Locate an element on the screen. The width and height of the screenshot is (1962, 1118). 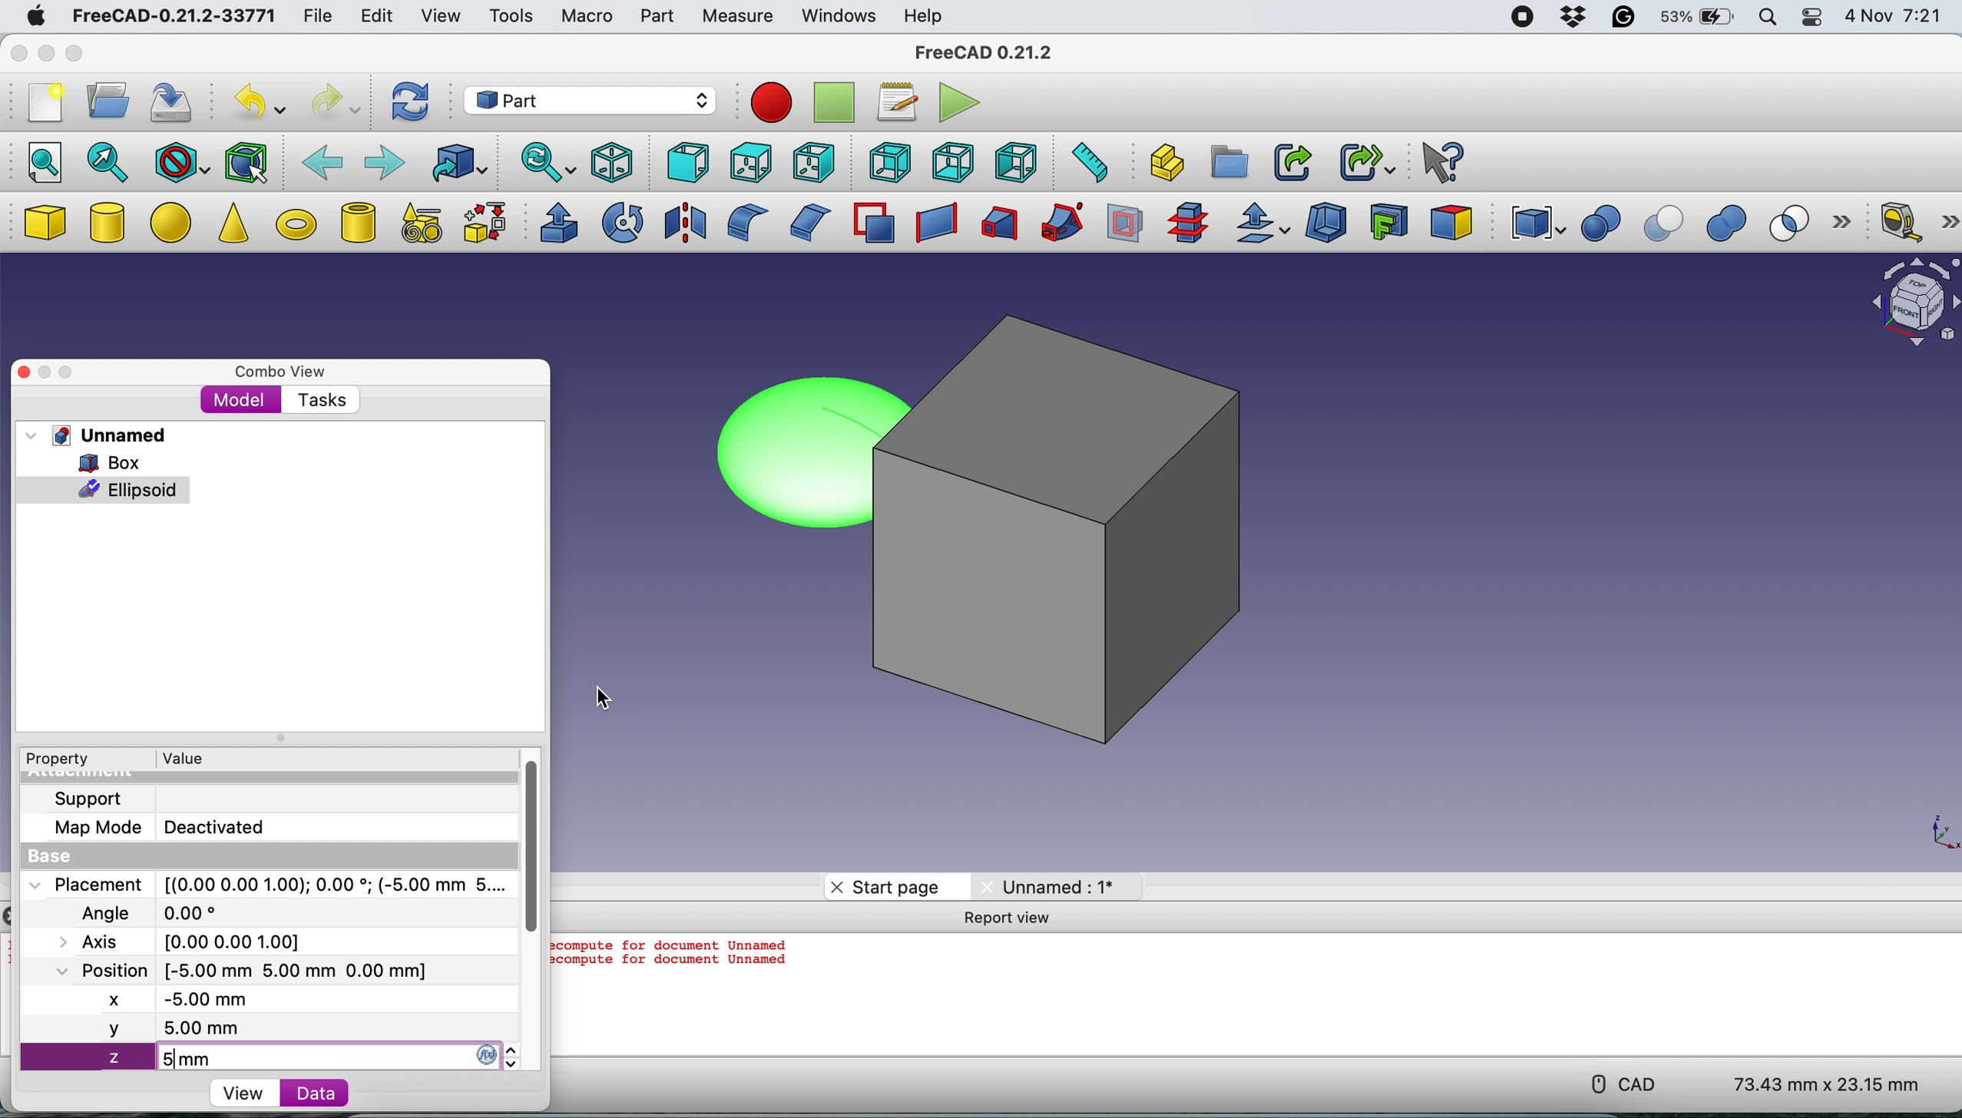
new is located at coordinates (41, 107).